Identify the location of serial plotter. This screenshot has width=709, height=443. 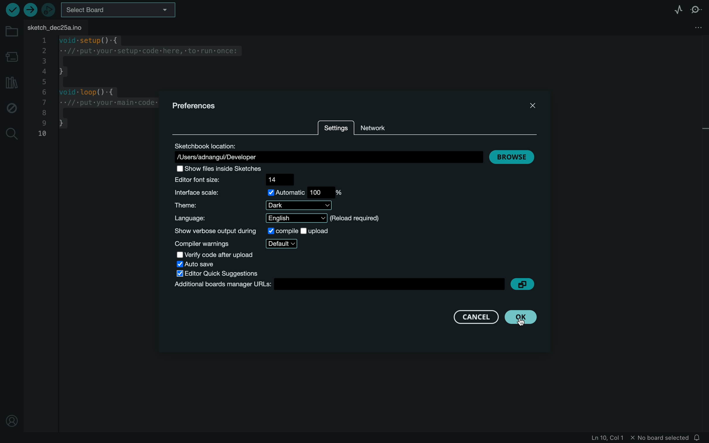
(676, 9).